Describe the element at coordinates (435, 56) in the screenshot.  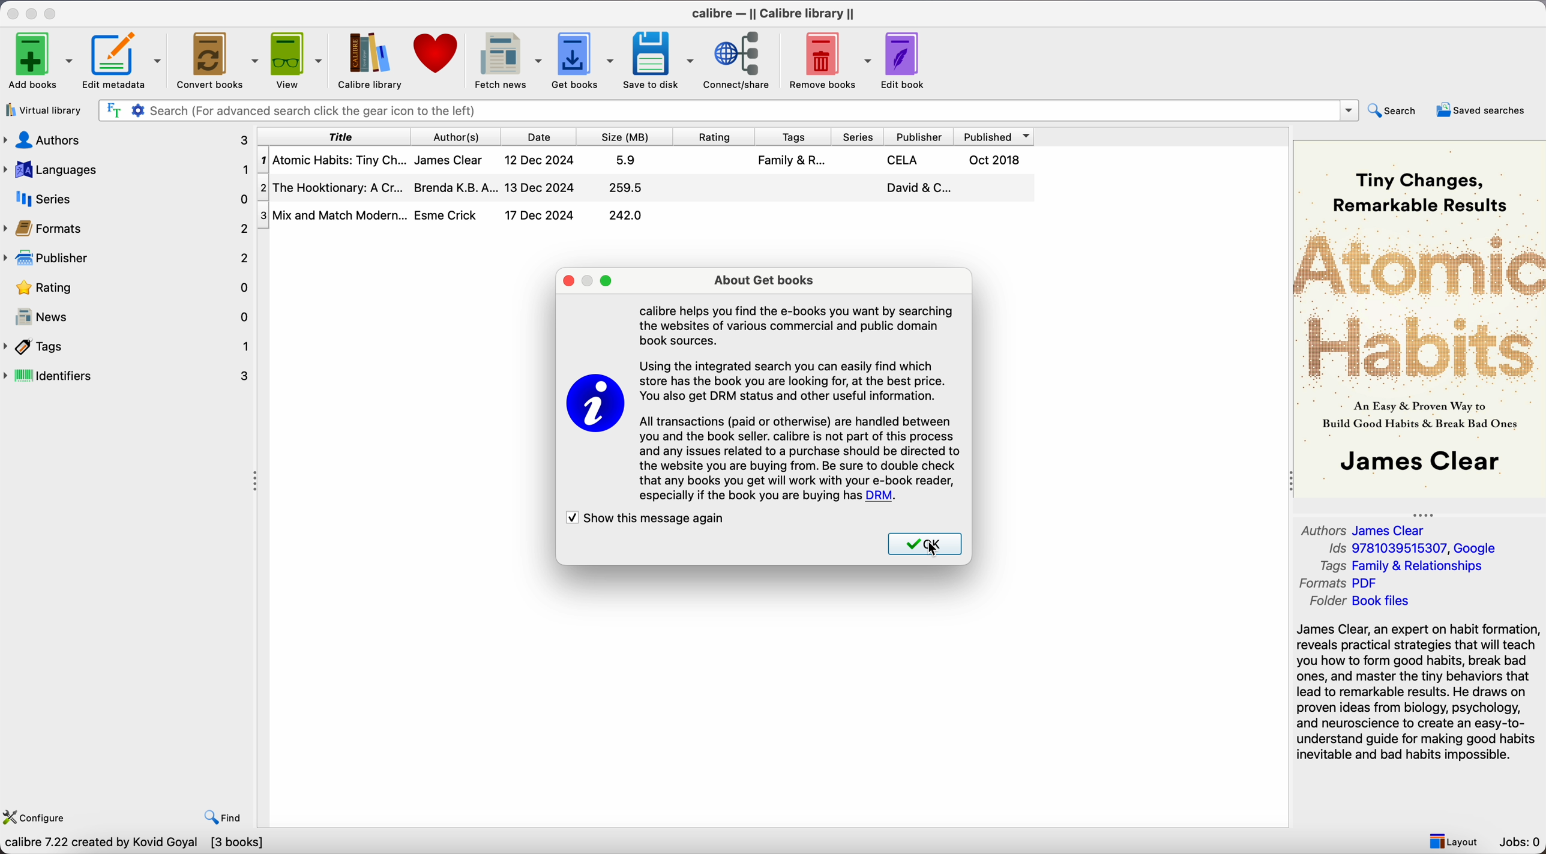
I see `donate` at that location.